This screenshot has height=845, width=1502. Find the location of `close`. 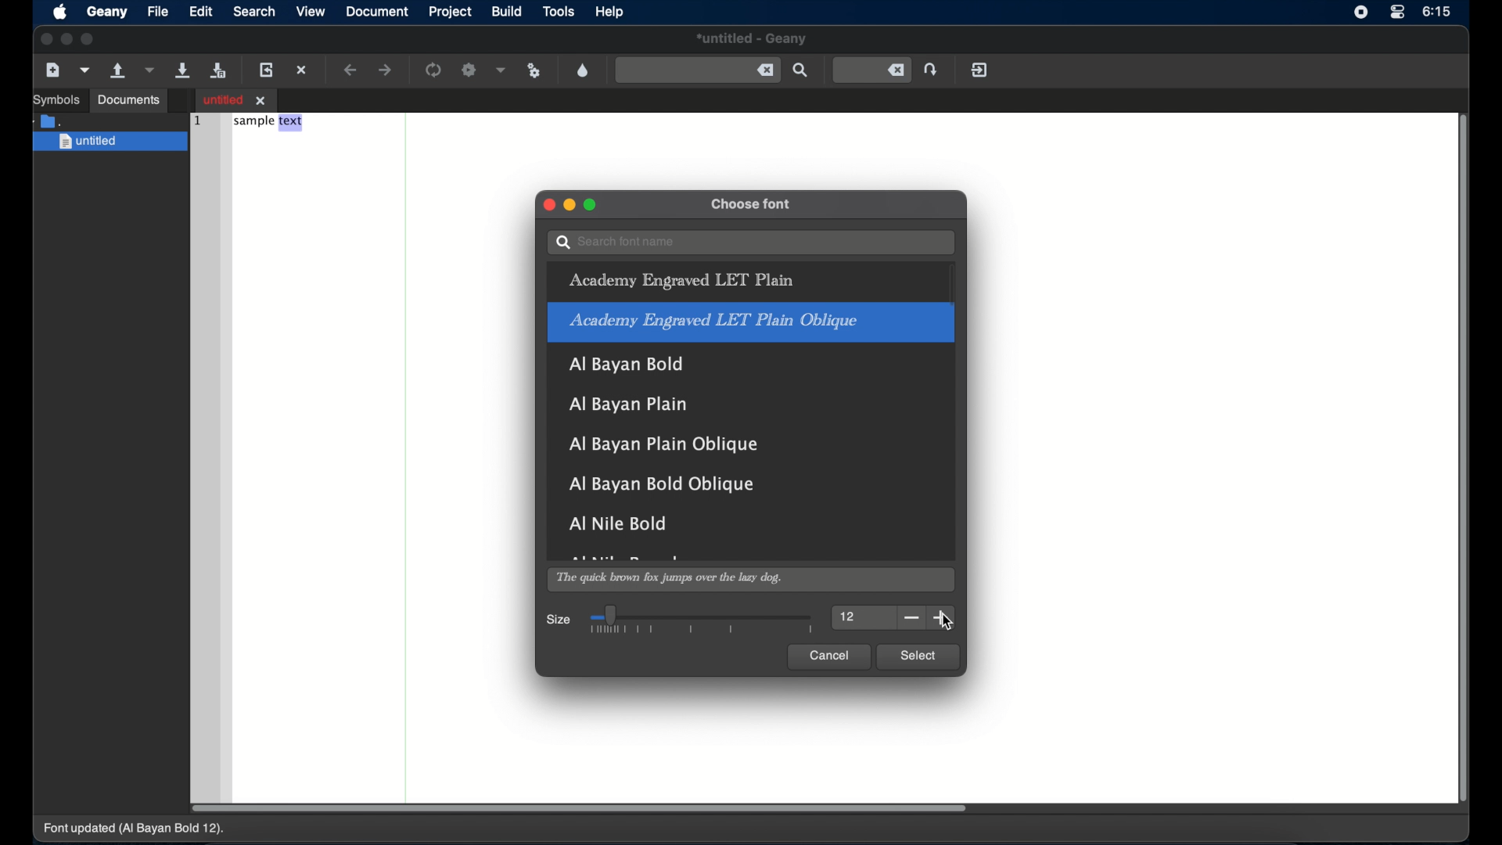

close is located at coordinates (547, 204).